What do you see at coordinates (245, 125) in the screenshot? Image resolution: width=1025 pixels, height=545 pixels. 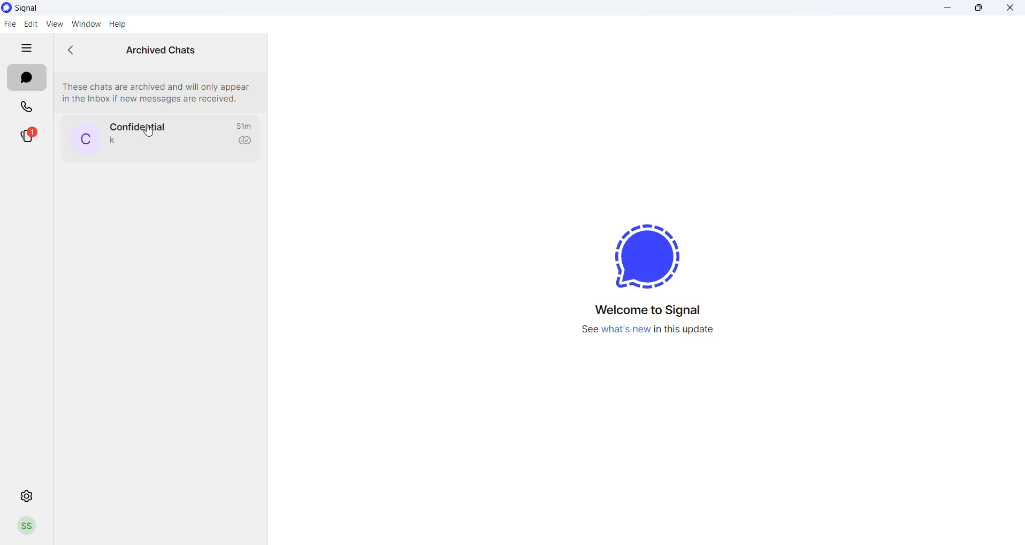 I see `last message timeframe ` at bounding box center [245, 125].